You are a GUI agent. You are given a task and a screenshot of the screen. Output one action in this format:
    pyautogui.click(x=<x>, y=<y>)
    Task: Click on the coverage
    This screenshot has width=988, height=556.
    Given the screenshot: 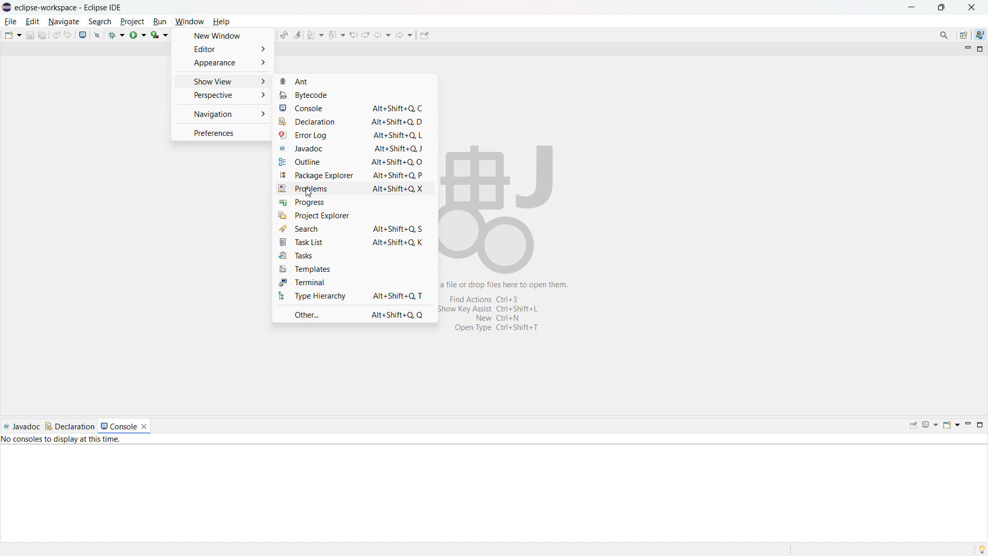 What is the action you would take?
    pyautogui.click(x=160, y=34)
    